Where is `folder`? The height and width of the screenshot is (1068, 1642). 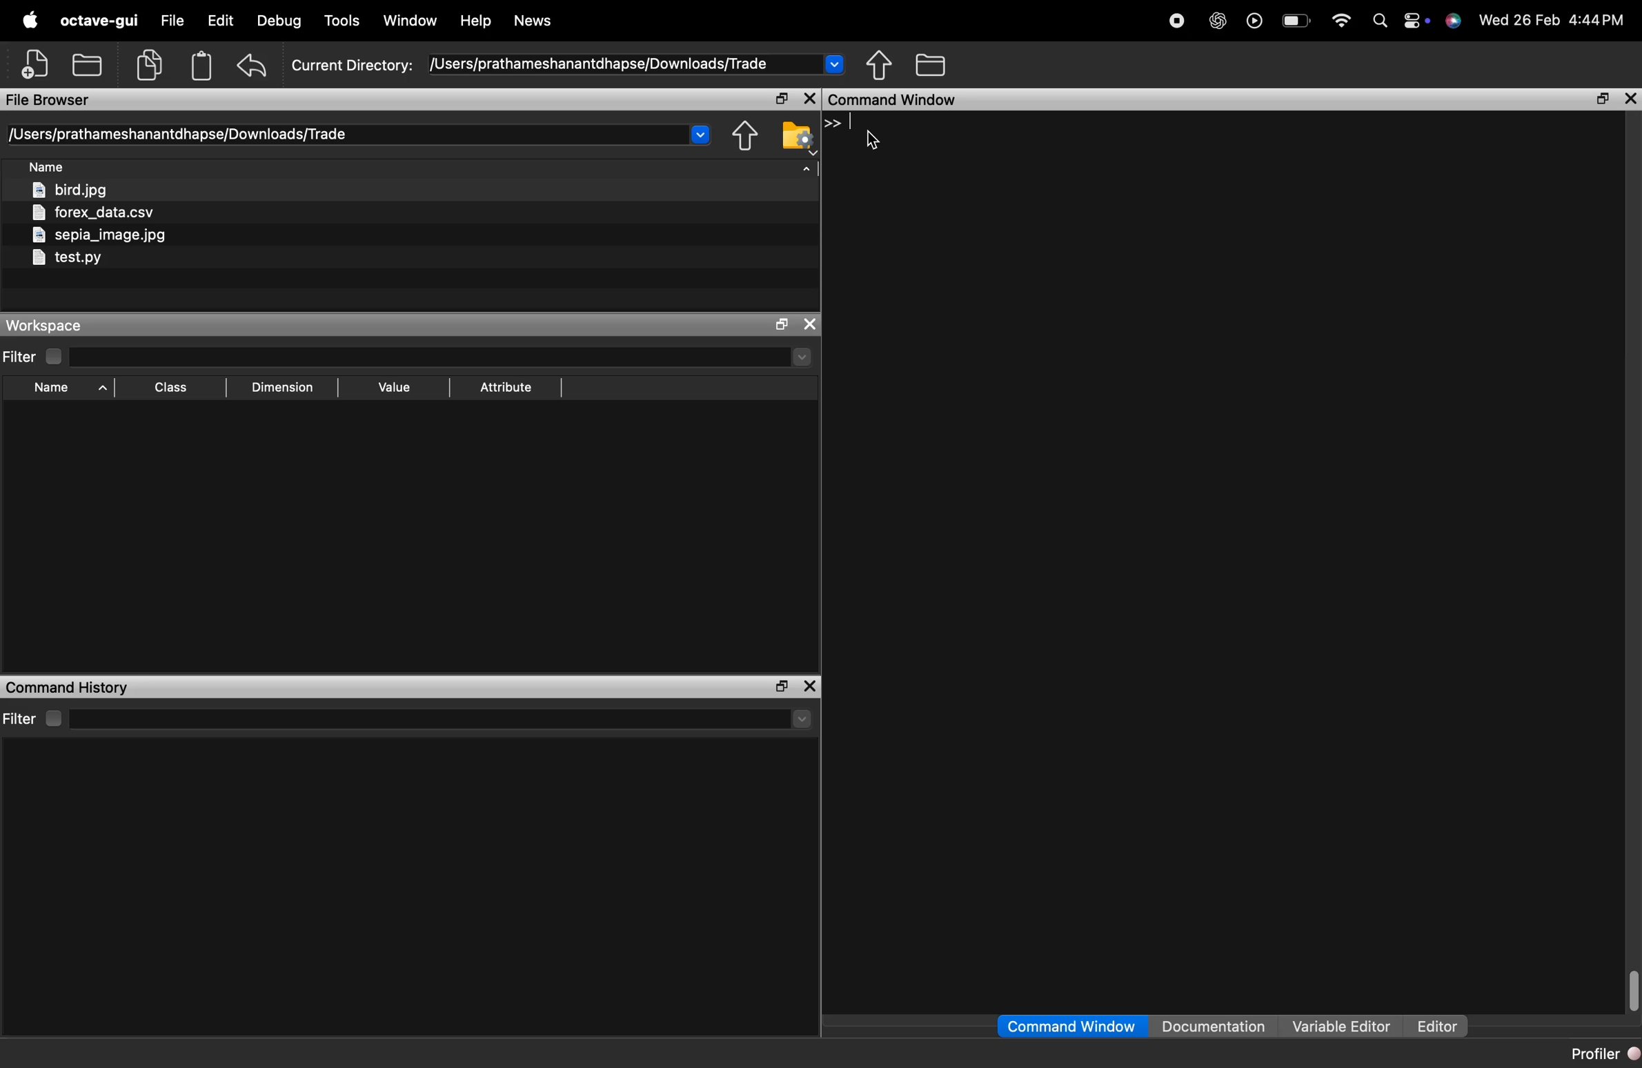
folder is located at coordinates (932, 63).